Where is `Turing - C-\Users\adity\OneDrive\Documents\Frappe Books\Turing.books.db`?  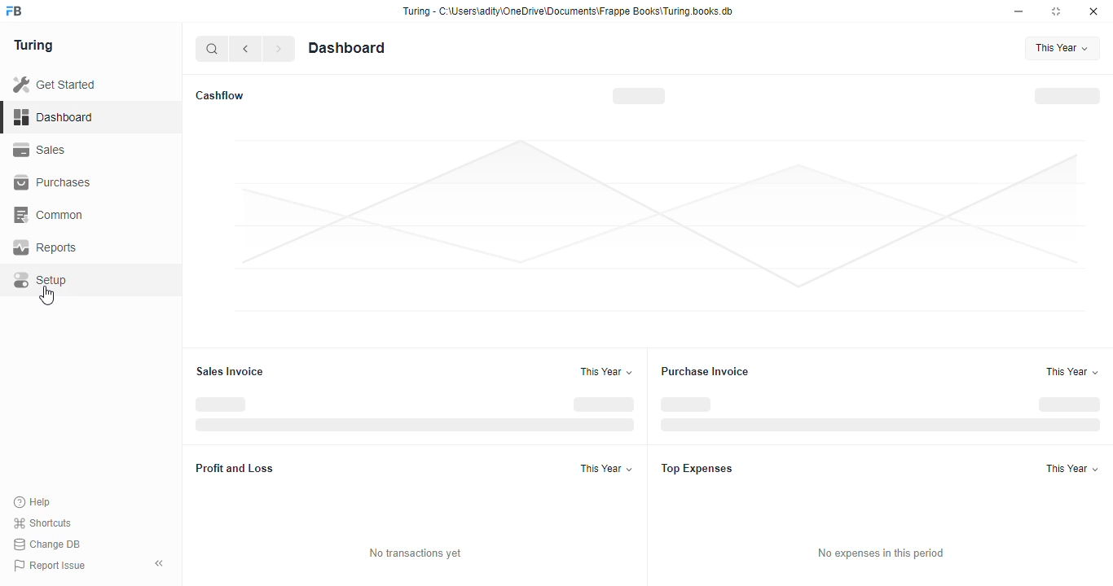 Turing - C-\Users\adity\OneDrive\Documents\Frappe Books\Turing.books.db is located at coordinates (569, 10).